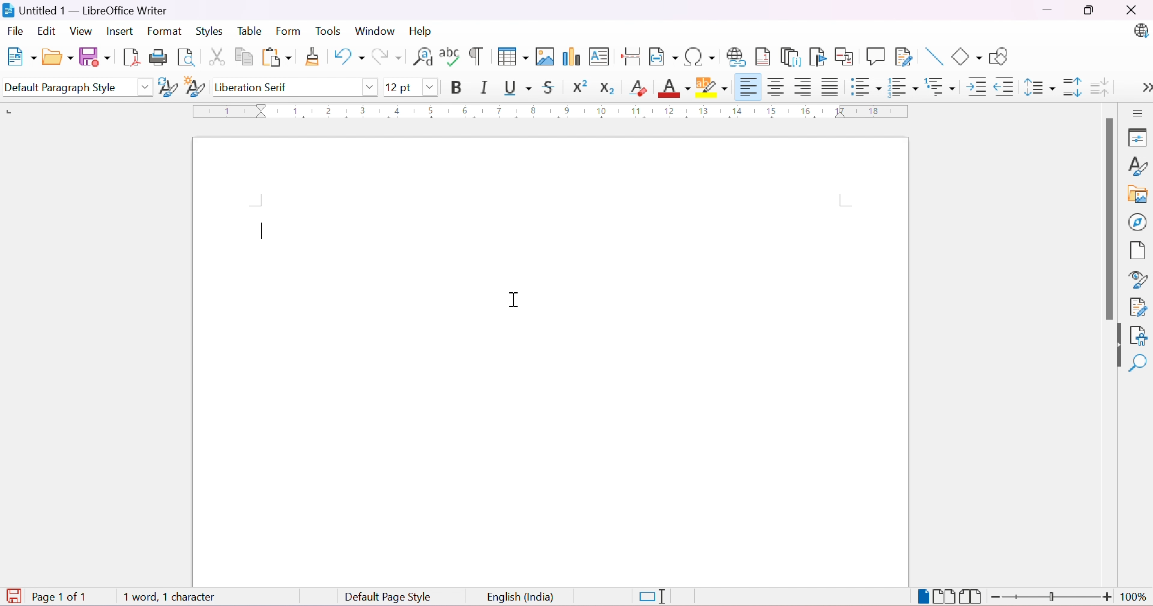 This screenshot has width=1153, height=606. What do you see at coordinates (13, 595) in the screenshot?
I see `The document has been modified. Click to save the document.` at bounding box center [13, 595].